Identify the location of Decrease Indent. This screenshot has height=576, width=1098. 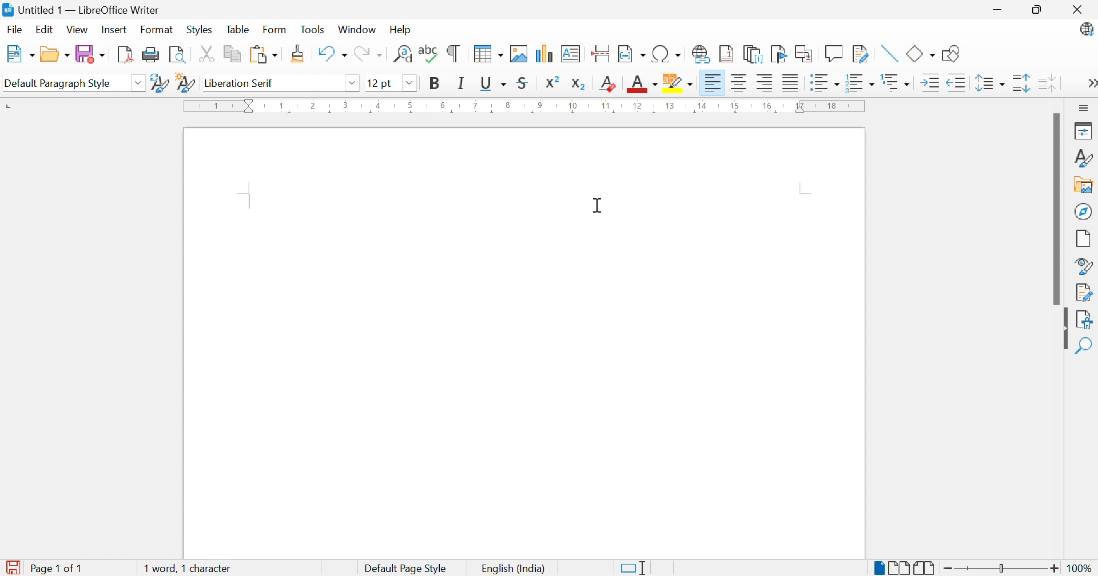
(958, 83).